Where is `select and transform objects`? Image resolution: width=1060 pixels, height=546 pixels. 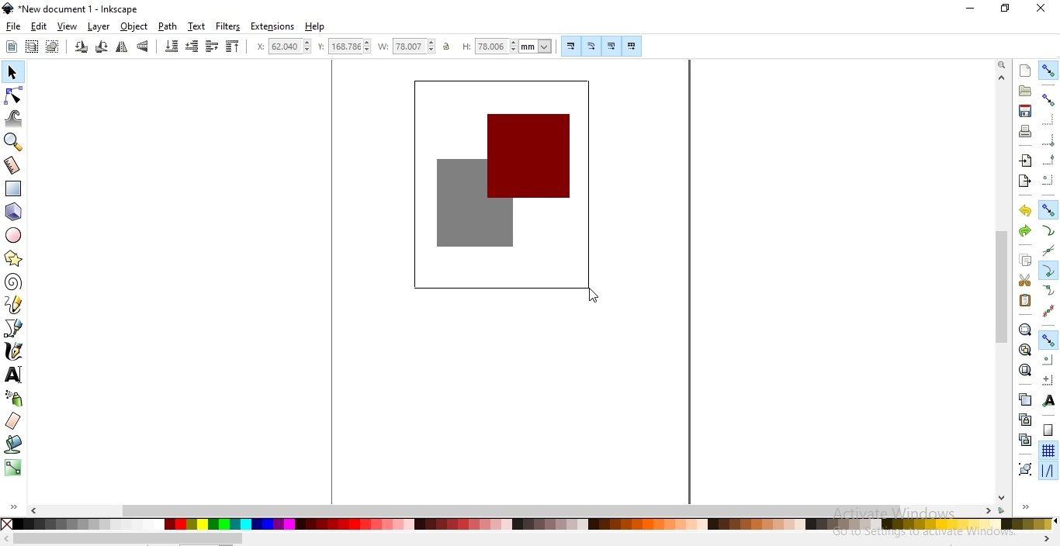 select and transform objects is located at coordinates (12, 74).